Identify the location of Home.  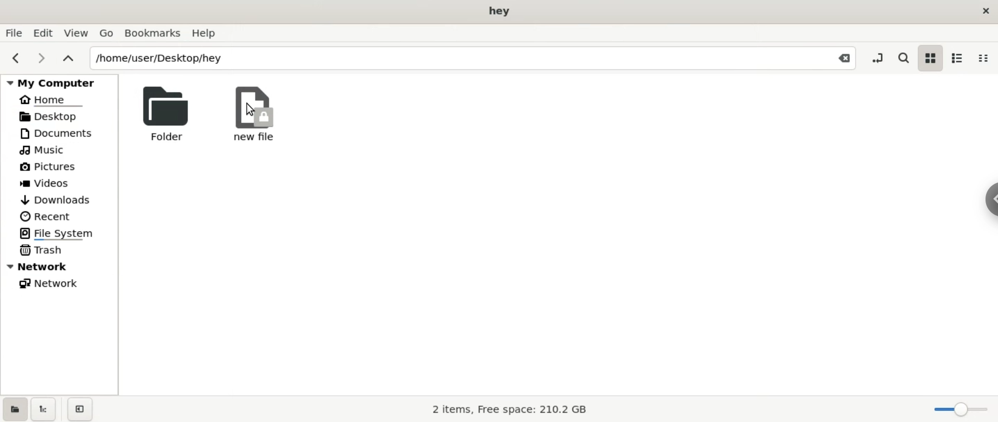
(53, 100).